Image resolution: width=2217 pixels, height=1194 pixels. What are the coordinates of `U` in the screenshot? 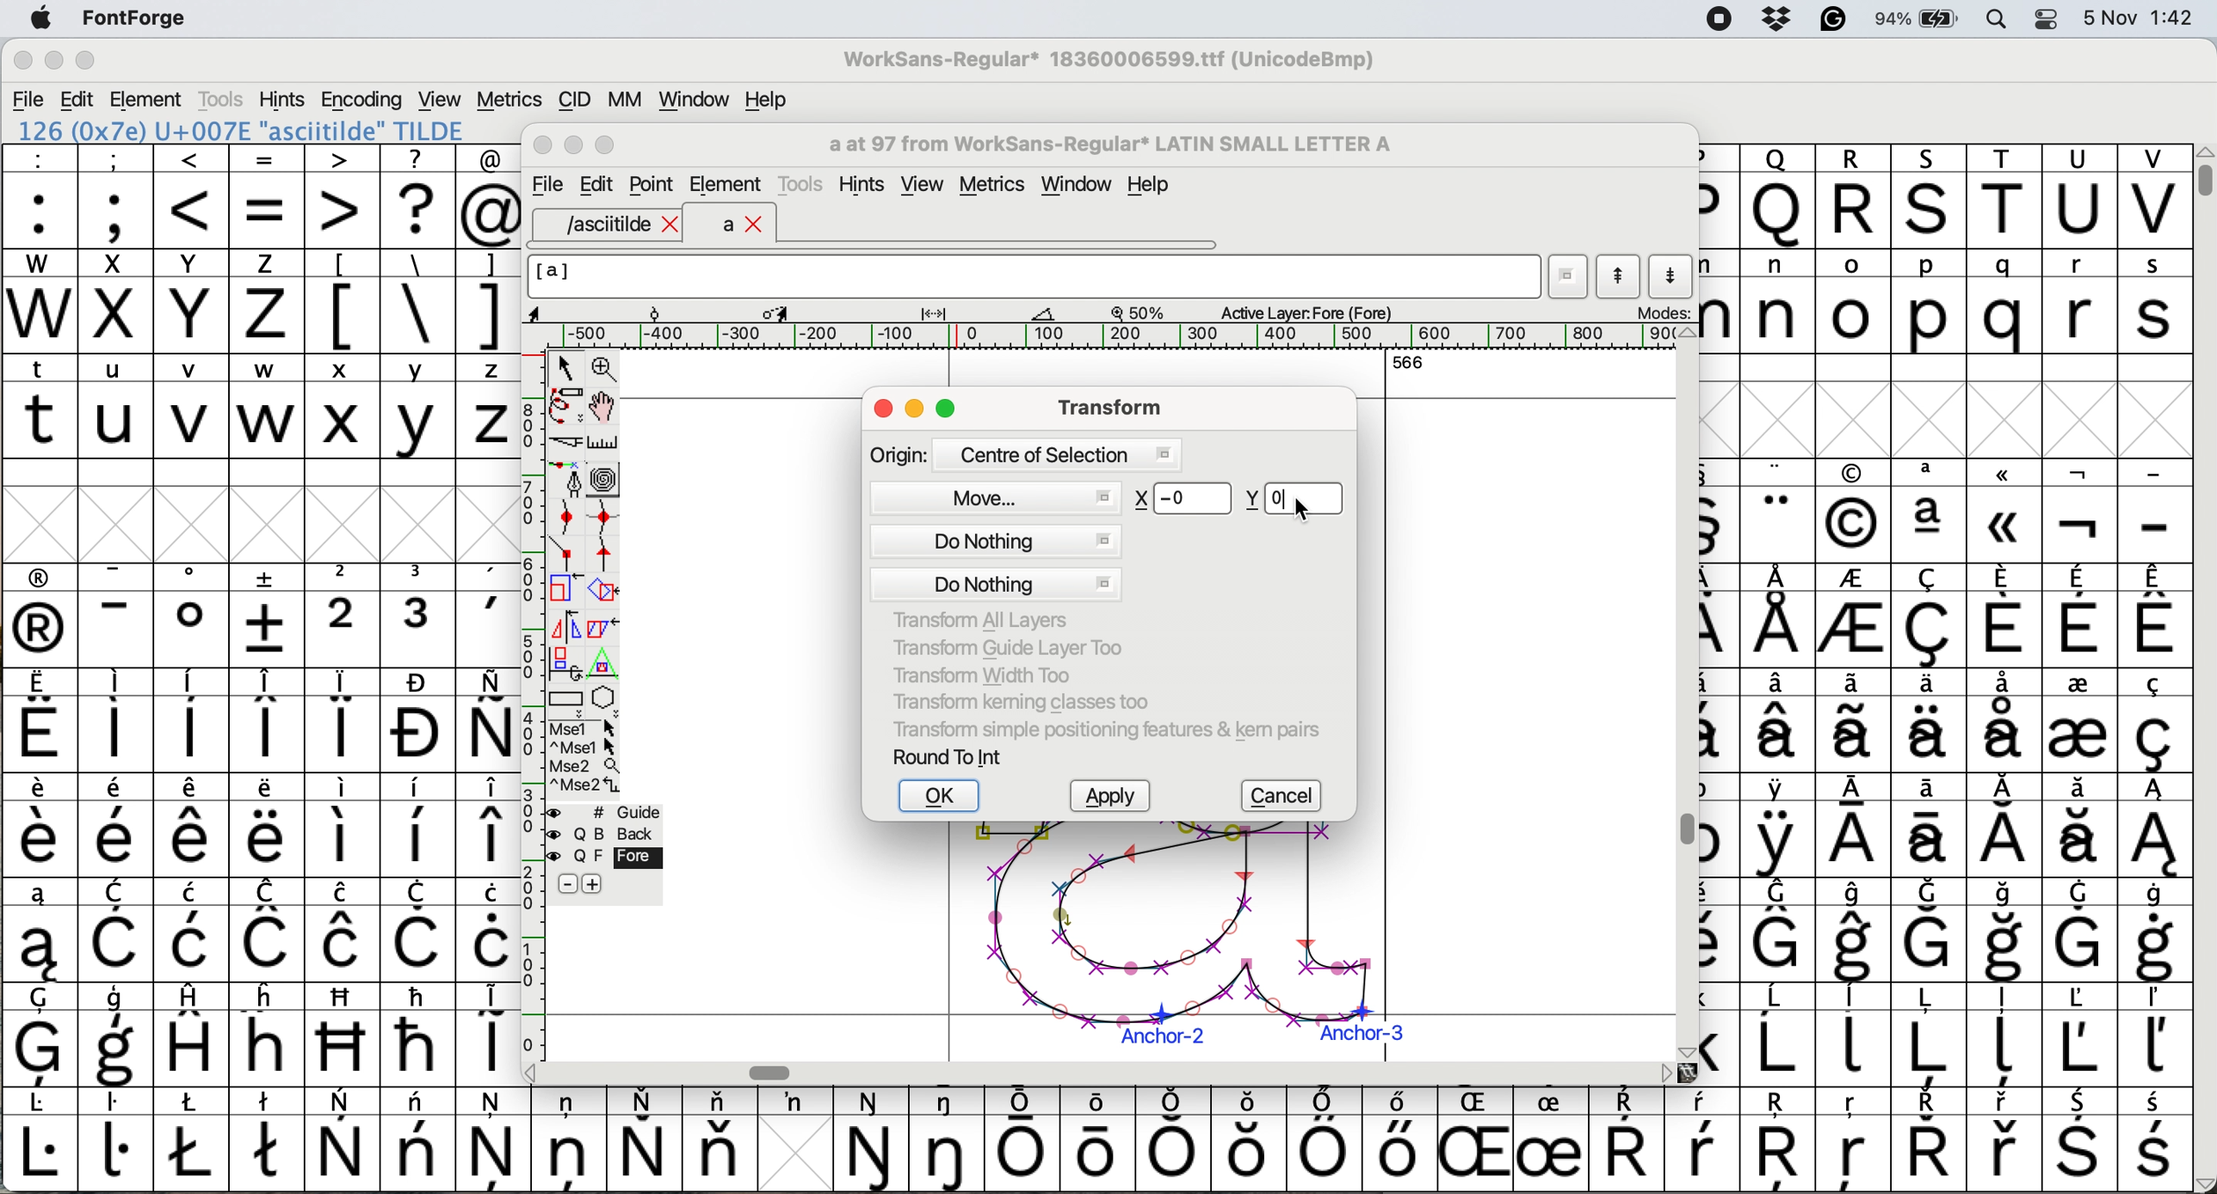 It's located at (2079, 197).